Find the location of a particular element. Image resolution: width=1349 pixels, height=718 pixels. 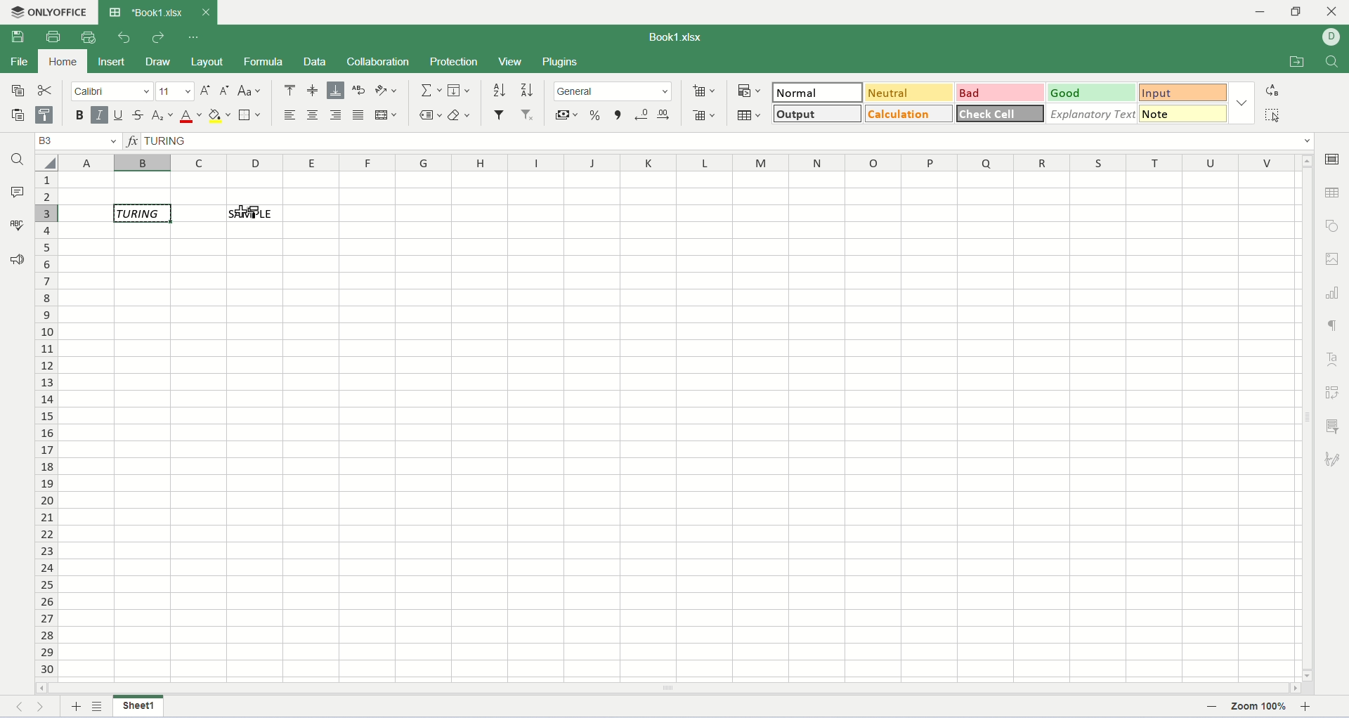

decrease decimal is located at coordinates (642, 116).